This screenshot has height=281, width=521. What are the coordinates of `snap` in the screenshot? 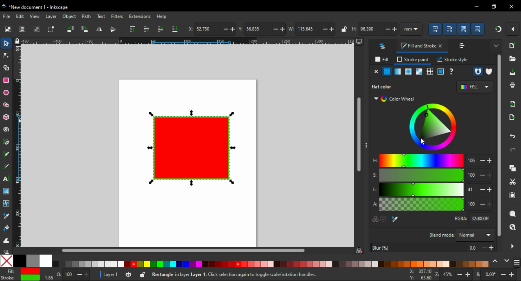 It's located at (497, 30).